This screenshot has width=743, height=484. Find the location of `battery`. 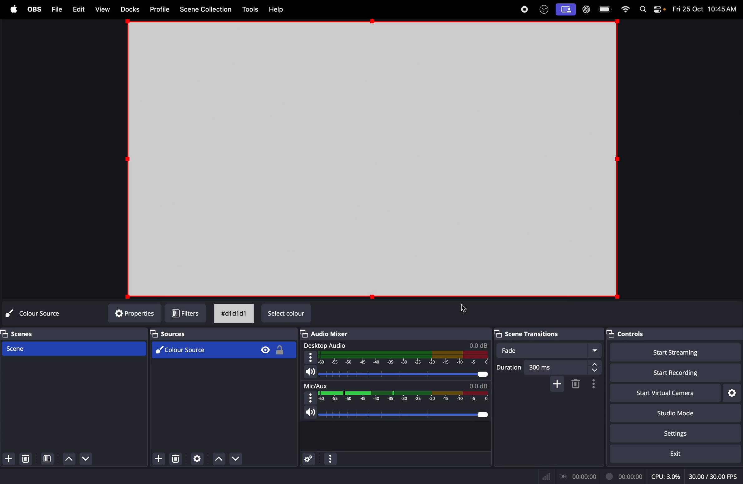

battery is located at coordinates (606, 9).